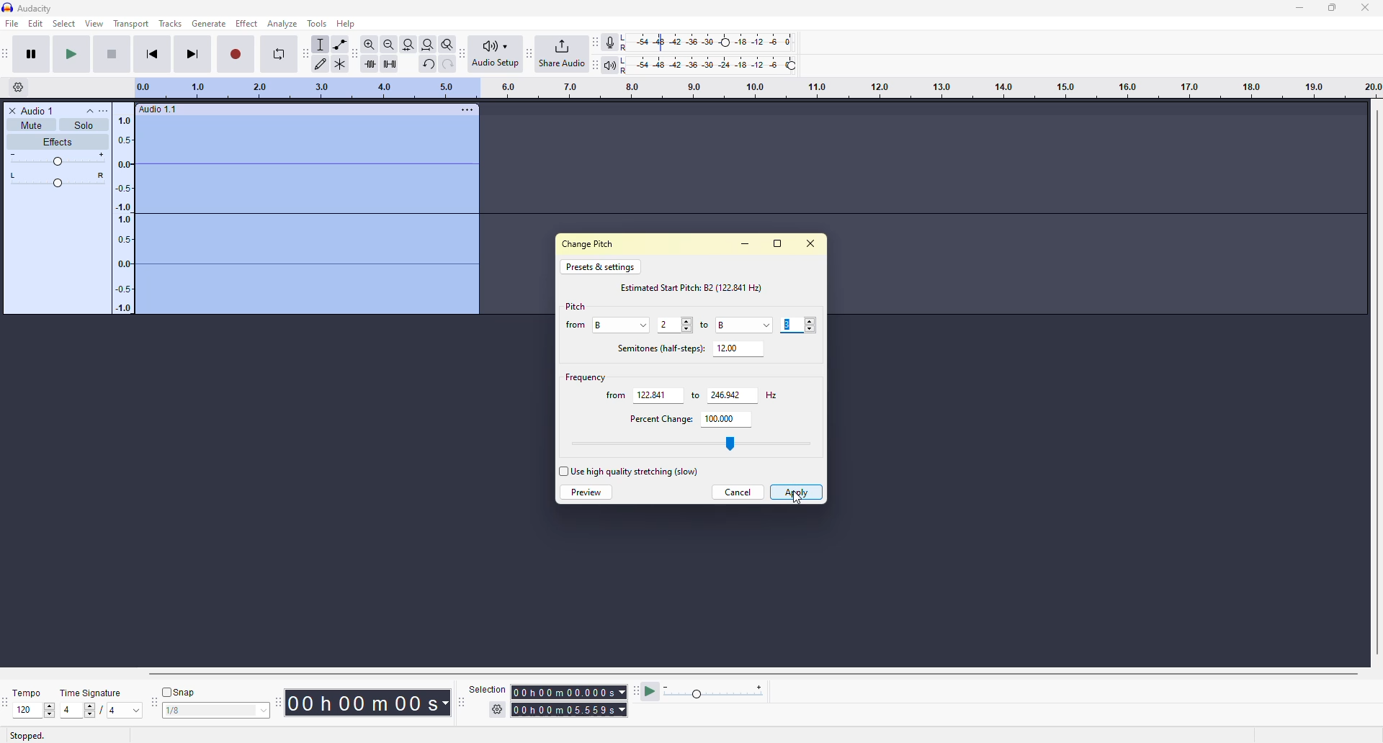  Describe the element at coordinates (751, 88) in the screenshot. I see `click and drag to define looping region` at that location.